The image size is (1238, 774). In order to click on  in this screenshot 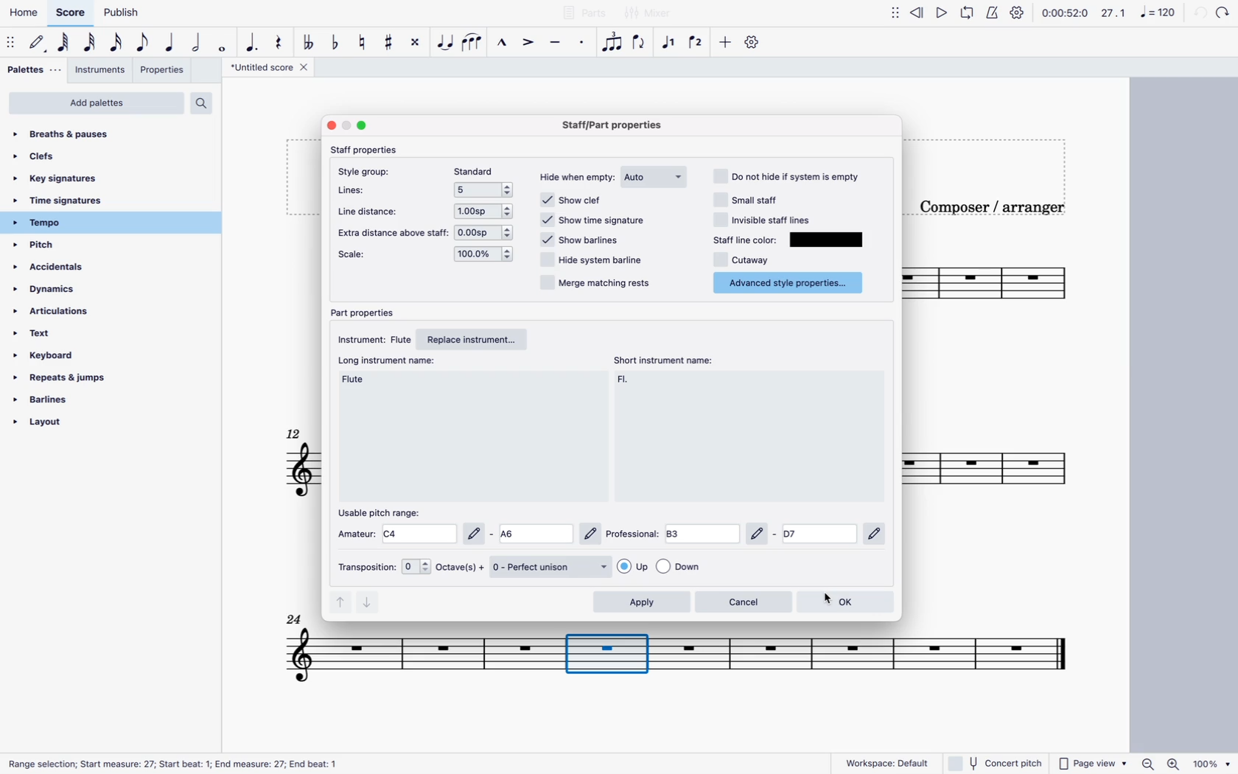, I will do `click(1225, 13)`.